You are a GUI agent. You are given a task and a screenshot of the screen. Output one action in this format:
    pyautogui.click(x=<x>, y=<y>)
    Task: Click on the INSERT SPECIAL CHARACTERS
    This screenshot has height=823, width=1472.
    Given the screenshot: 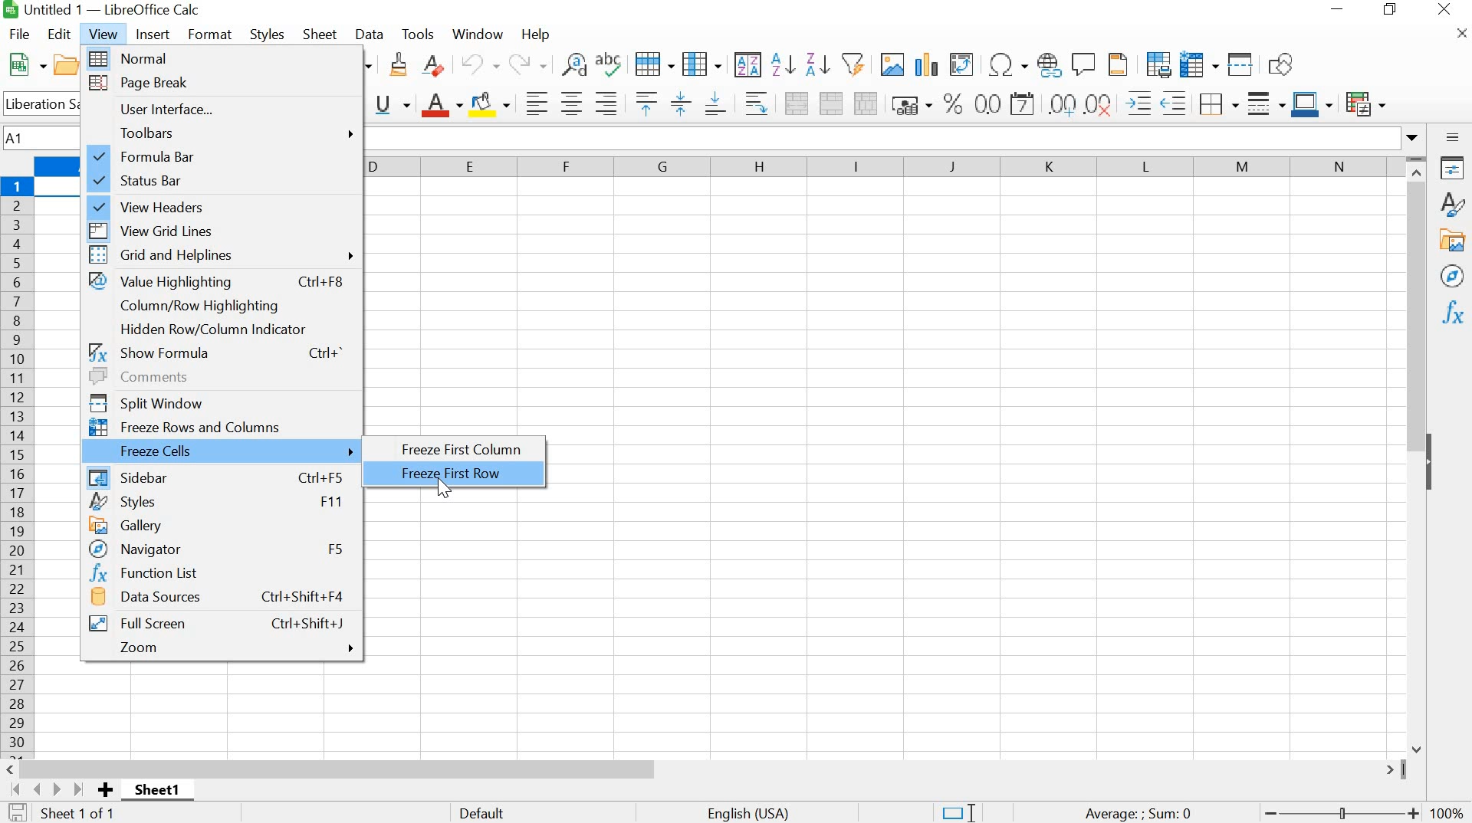 What is the action you would take?
    pyautogui.click(x=1007, y=64)
    